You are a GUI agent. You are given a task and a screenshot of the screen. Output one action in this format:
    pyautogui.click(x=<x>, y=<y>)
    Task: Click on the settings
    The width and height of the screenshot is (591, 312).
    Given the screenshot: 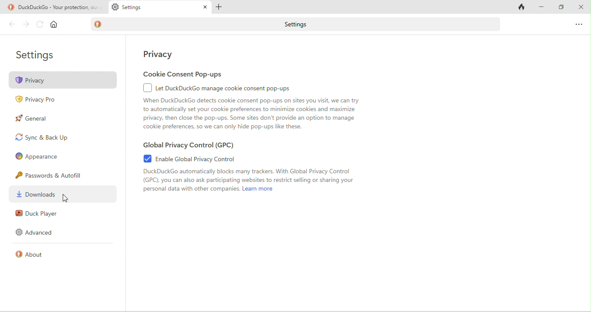 What is the action you would take?
    pyautogui.click(x=40, y=54)
    